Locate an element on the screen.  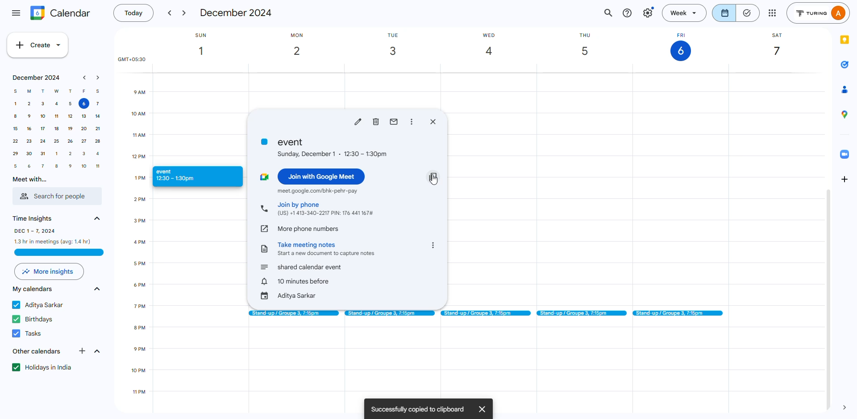
3 is located at coordinates (83, 153).